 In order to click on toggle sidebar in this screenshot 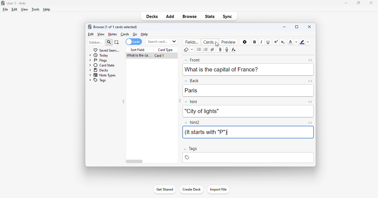, I will do `click(179, 101)`.